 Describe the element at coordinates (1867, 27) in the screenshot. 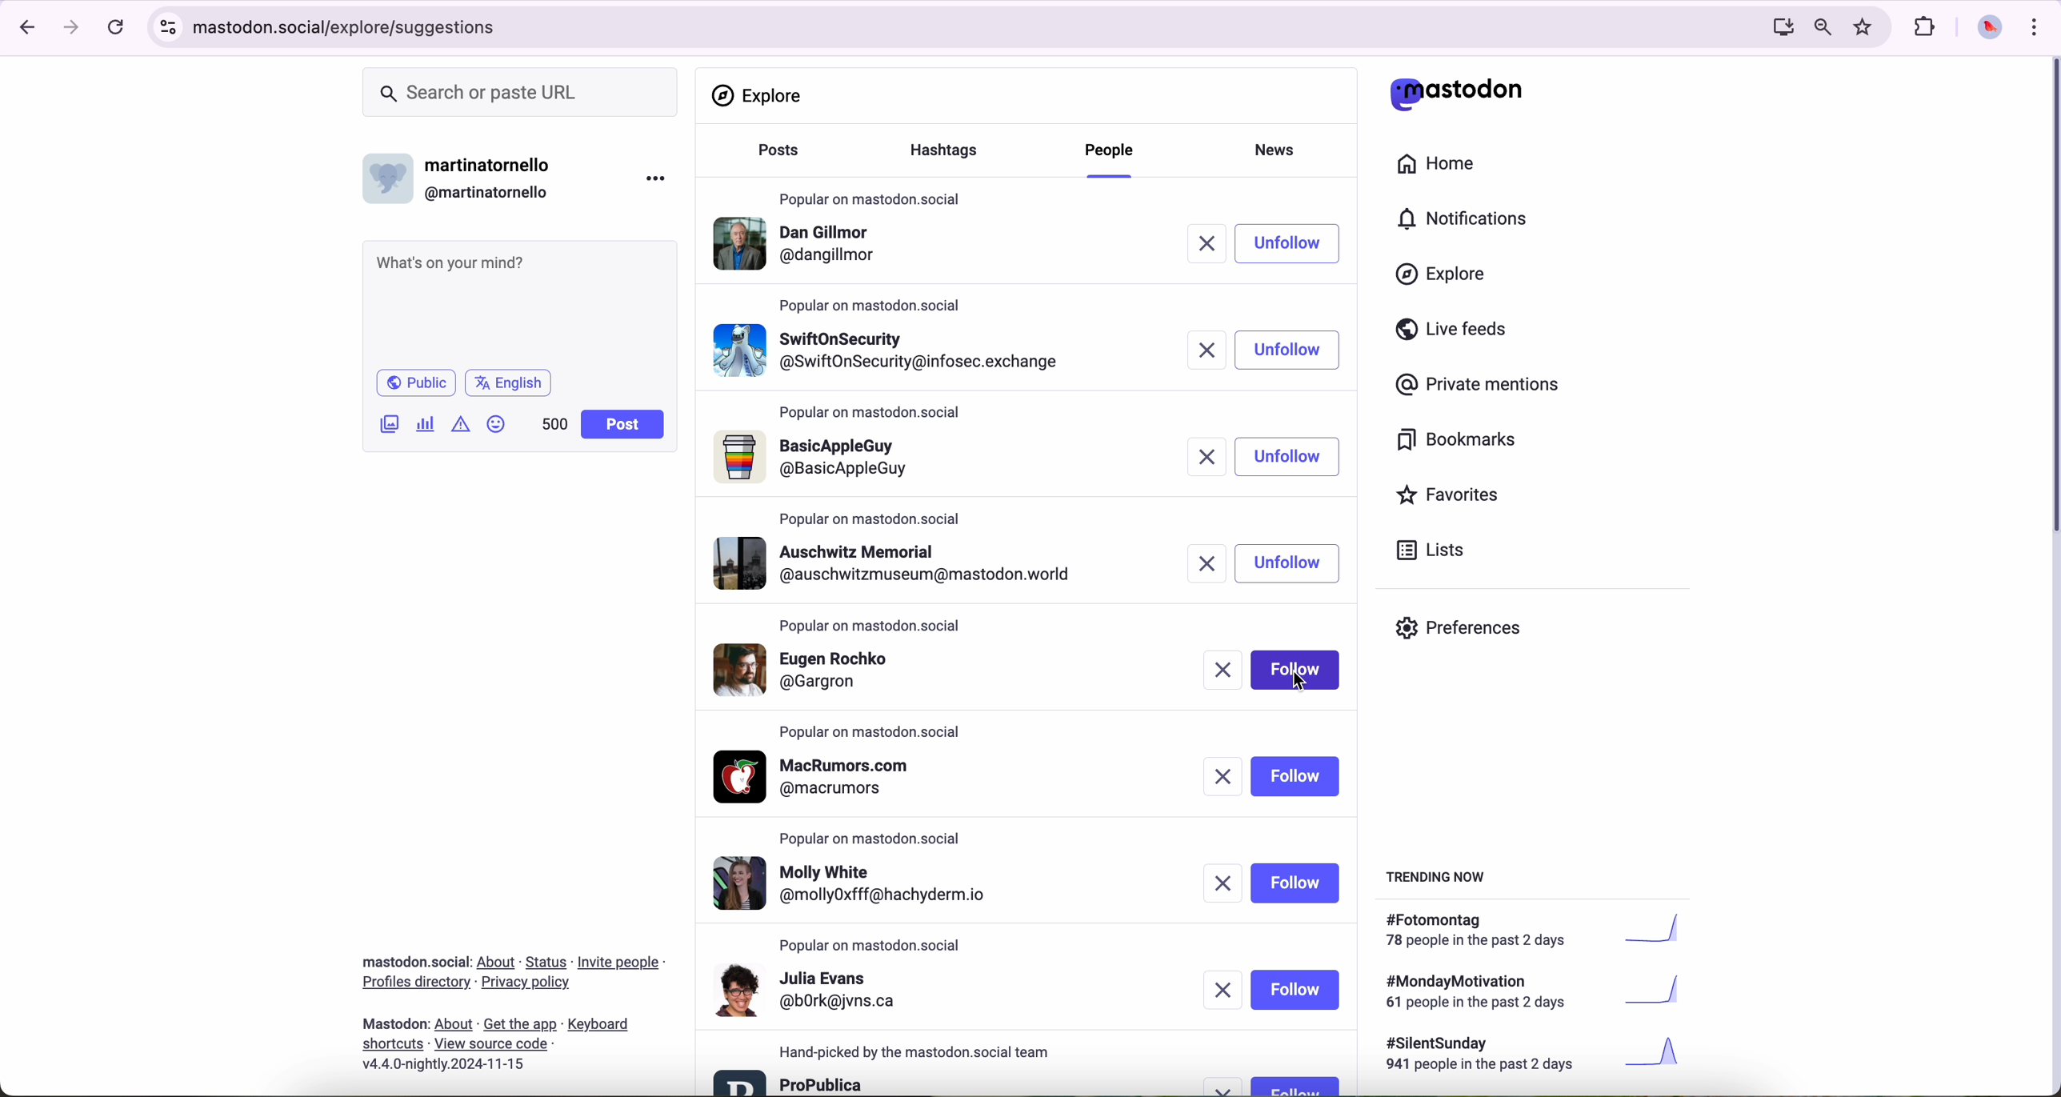

I see `favorites` at that location.